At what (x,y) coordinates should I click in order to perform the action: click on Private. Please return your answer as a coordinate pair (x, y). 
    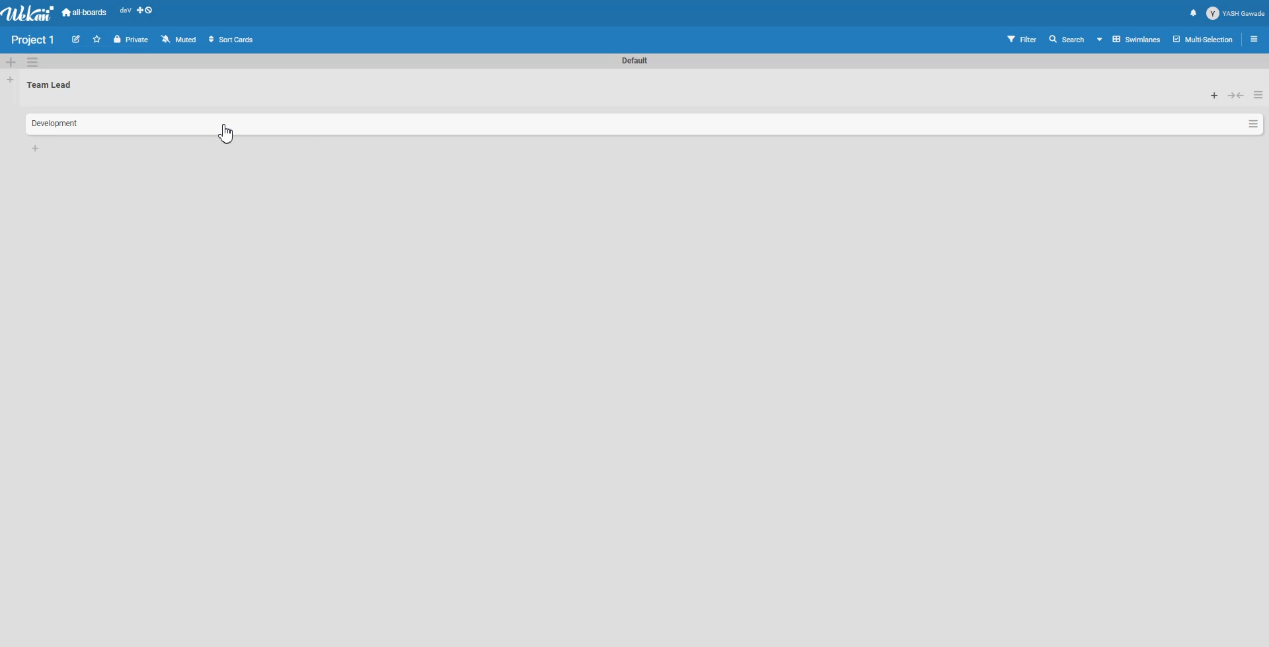
    Looking at the image, I should click on (132, 40).